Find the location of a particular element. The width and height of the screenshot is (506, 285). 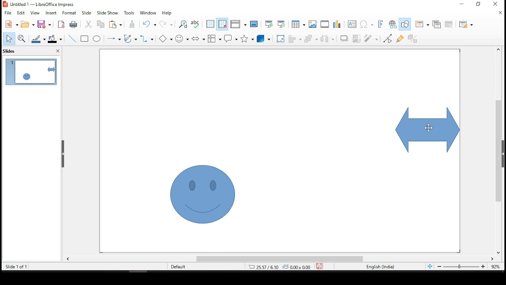

restore is located at coordinates (480, 6).